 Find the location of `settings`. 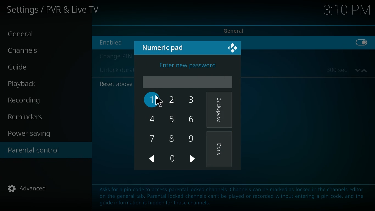

settings is located at coordinates (54, 11).